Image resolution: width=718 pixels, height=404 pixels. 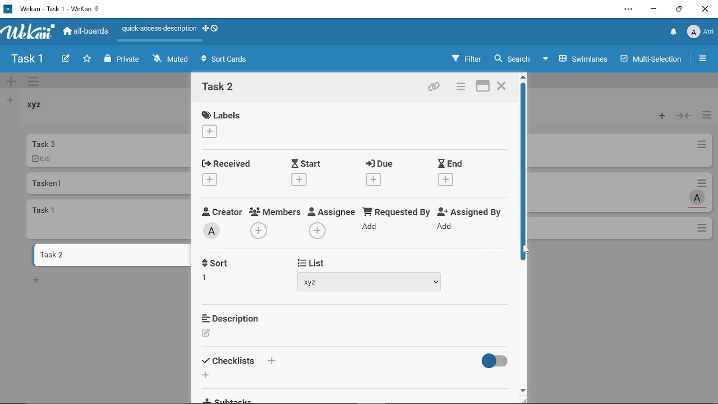 What do you see at coordinates (65, 59) in the screenshot?
I see `Create` at bounding box center [65, 59].